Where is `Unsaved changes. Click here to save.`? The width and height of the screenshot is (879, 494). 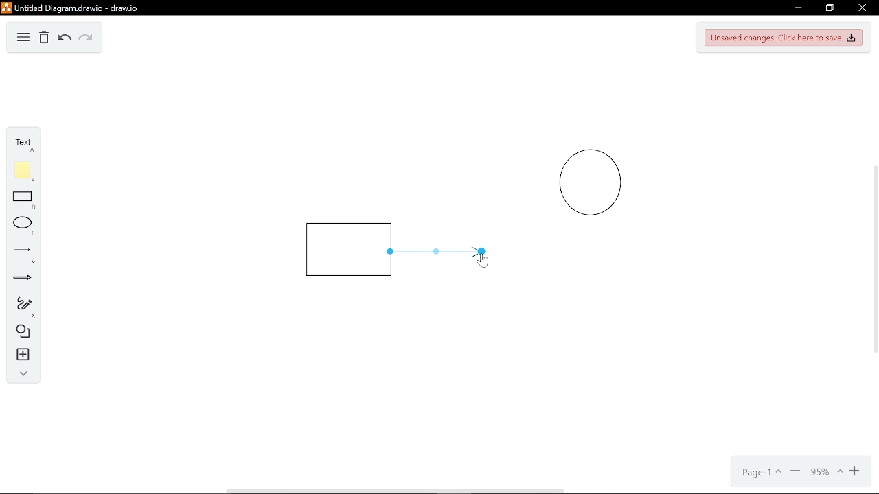 Unsaved changes. Click here to save. is located at coordinates (783, 38).